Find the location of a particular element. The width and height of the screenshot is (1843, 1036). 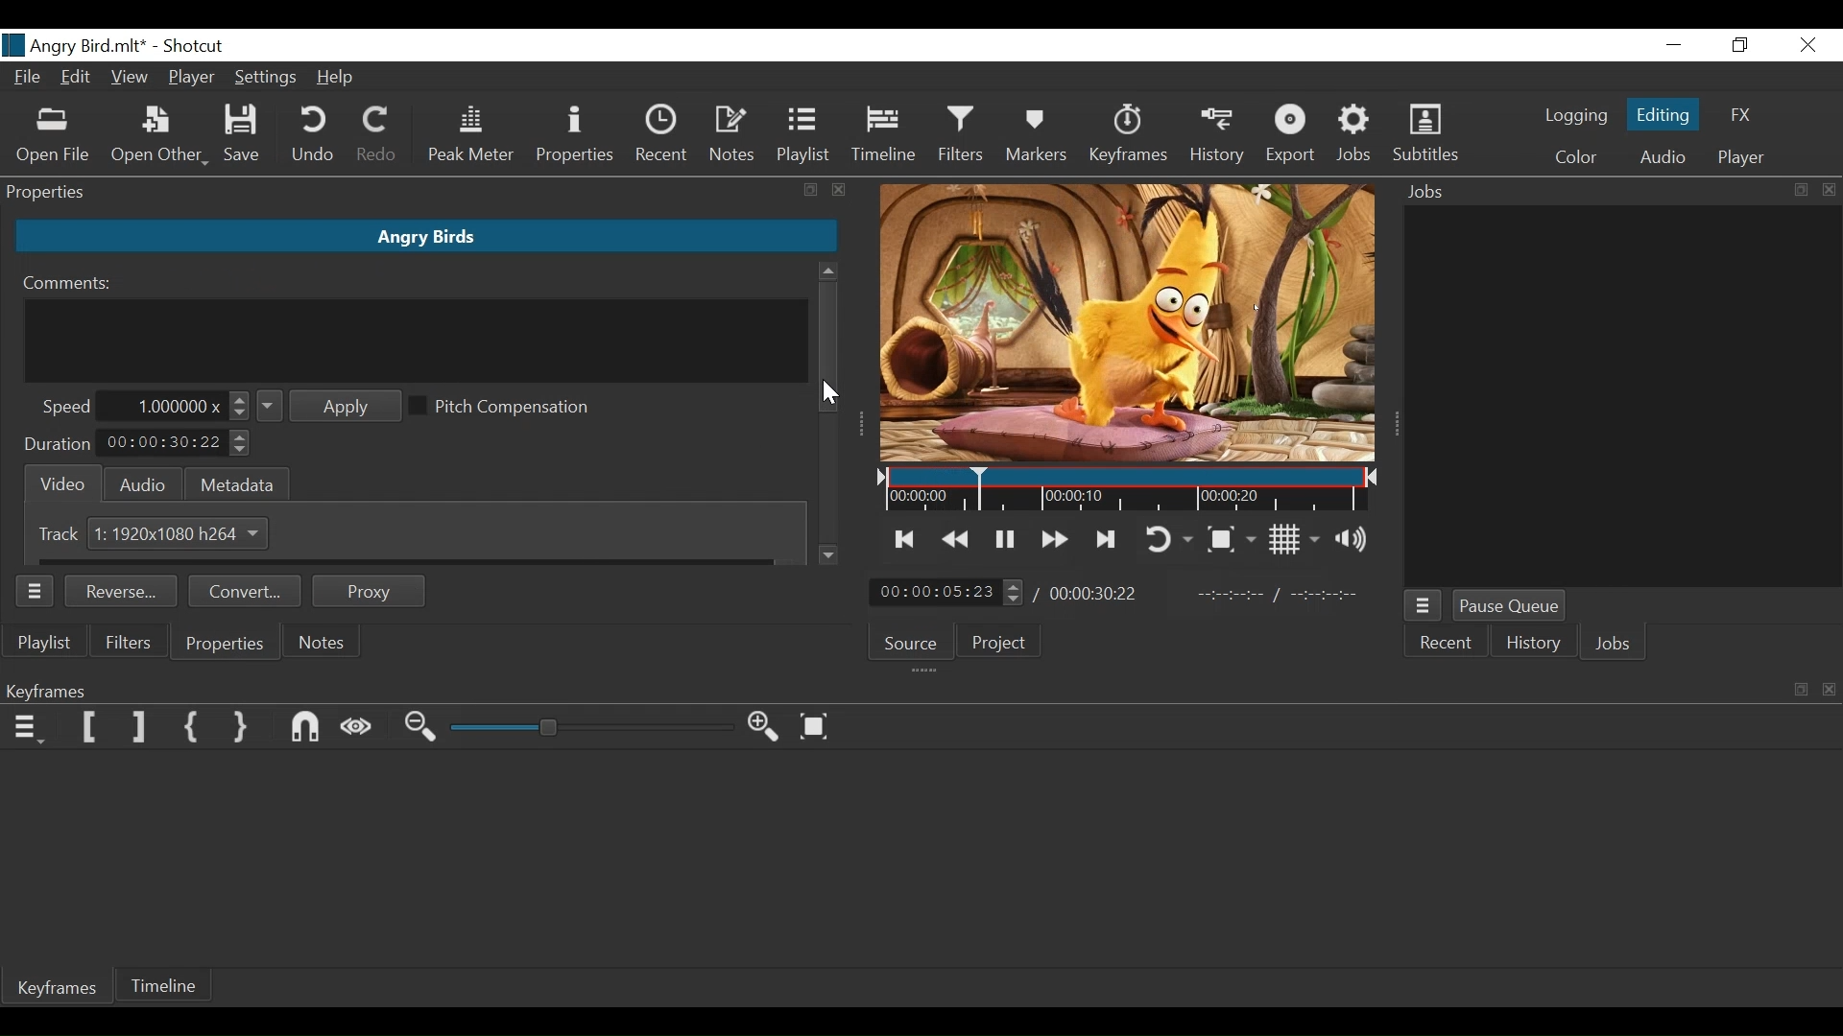

Player is located at coordinates (191, 77).